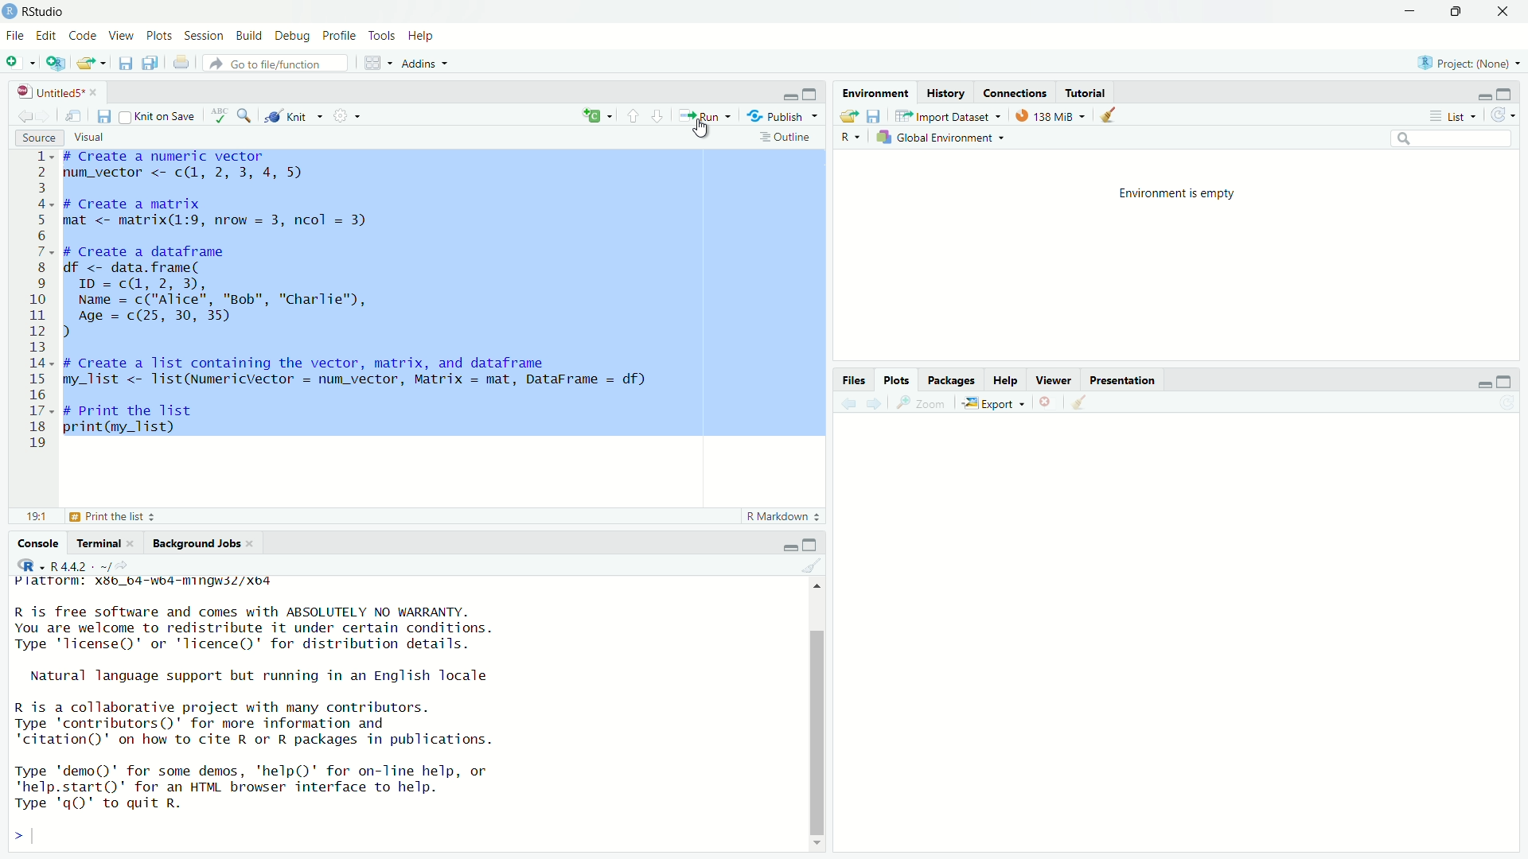 Image resolution: width=1528 pixels, height=859 pixels. I want to click on maximise, so click(1454, 12).